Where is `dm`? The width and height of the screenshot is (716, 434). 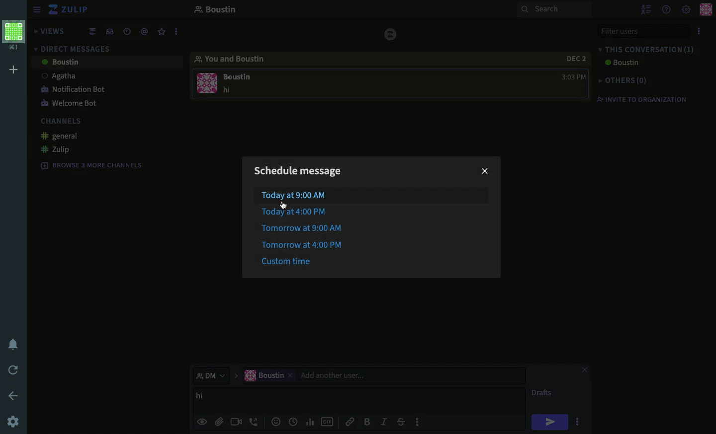
dm is located at coordinates (215, 375).